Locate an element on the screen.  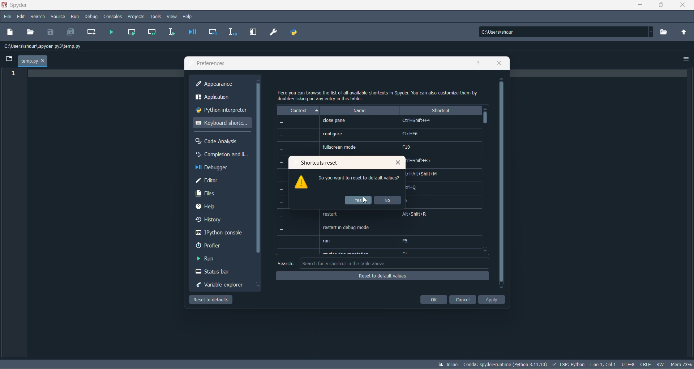
application name is located at coordinates (16, 4).